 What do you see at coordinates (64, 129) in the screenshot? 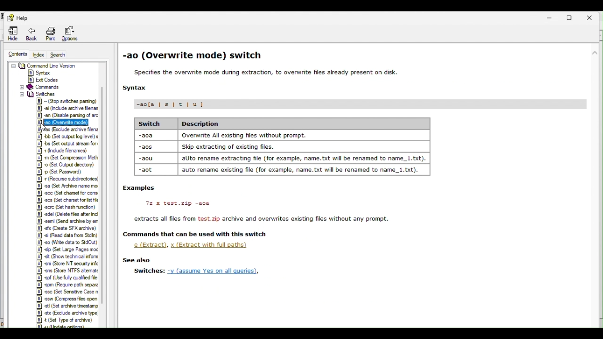
I see `eFax [Exclude archive flens |` at bounding box center [64, 129].